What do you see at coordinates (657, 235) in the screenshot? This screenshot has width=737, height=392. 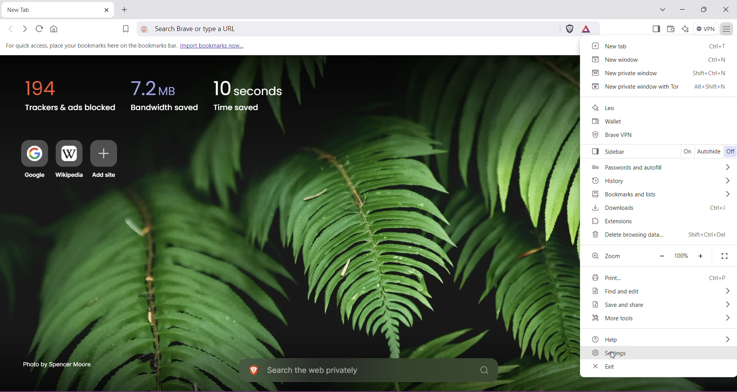 I see `Delete browsing data` at bounding box center [657, 235].